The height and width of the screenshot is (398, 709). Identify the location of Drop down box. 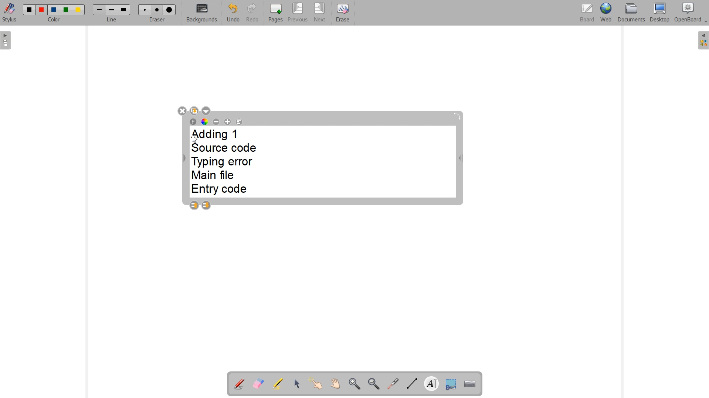
(207, 111).